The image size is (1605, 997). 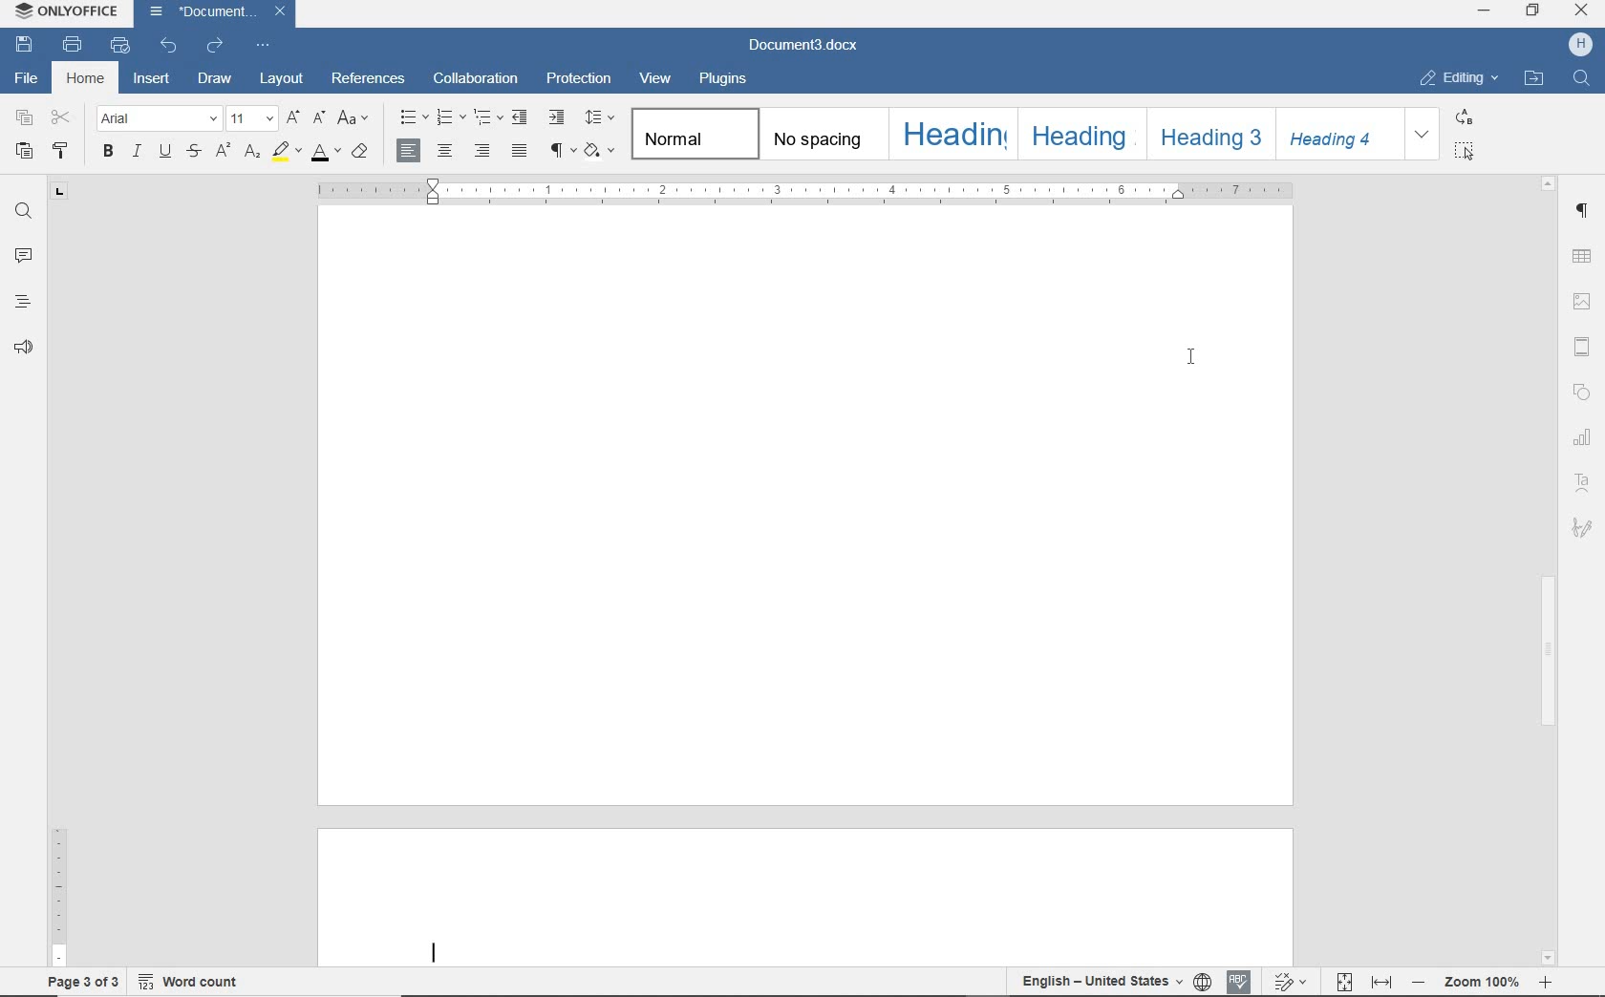 What do you see at coordinates (29, 80) in the screenshot?
I see `FILE` at bounding box center [29, 80].